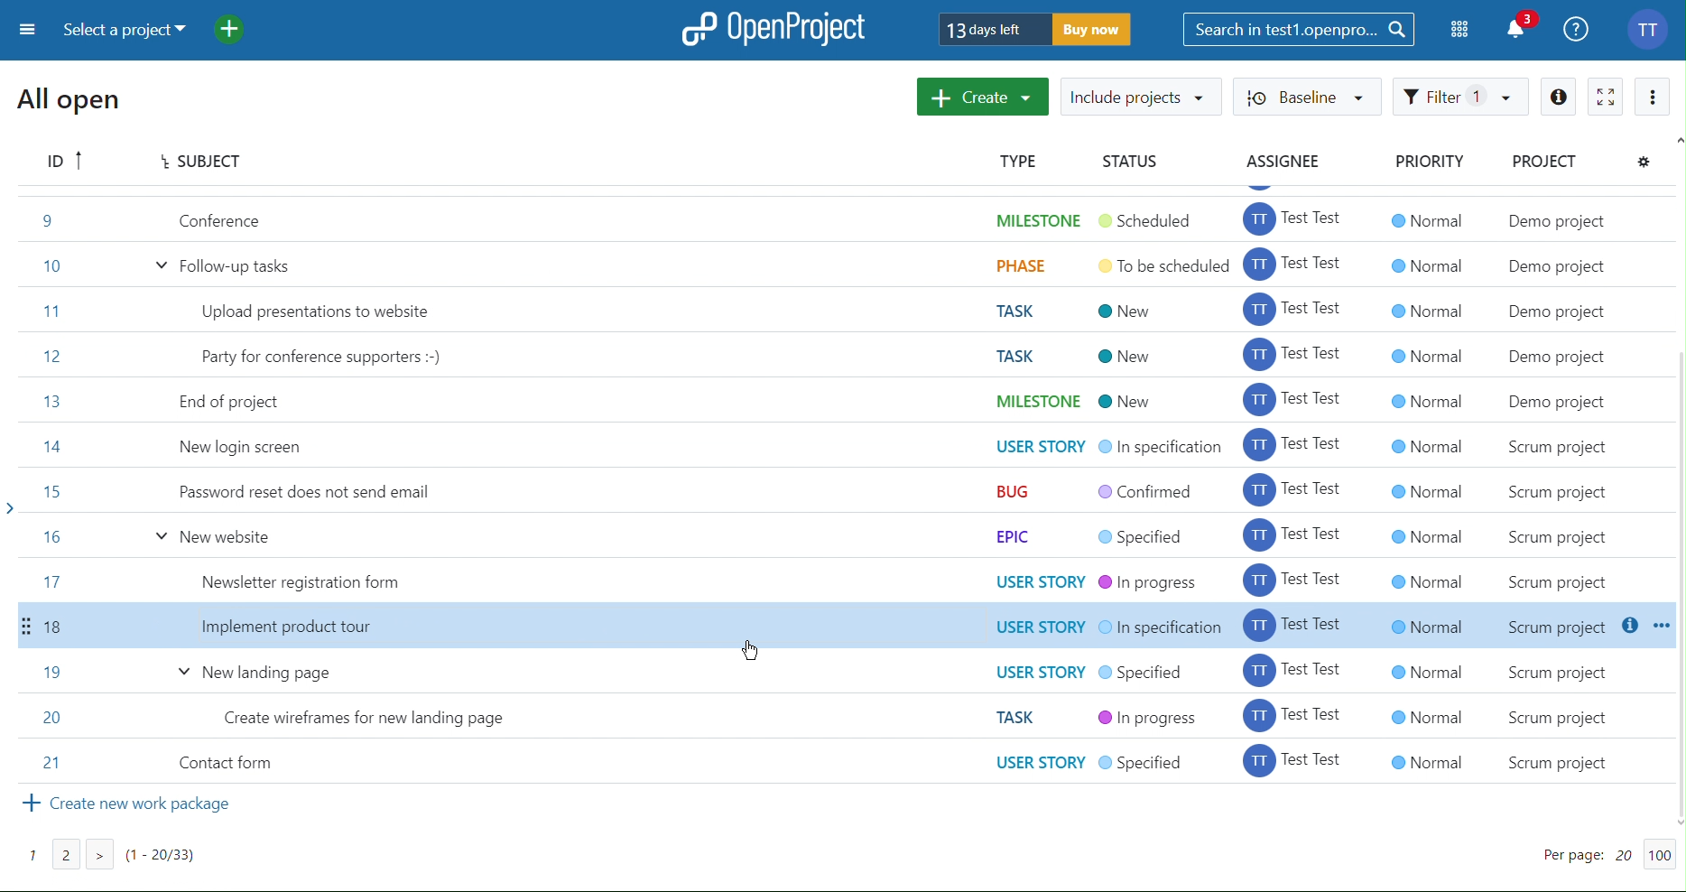 The width and height of the screenshot is (1686, 892). Describe the element at coordinates (1580, 486) in the screenshot. I see `Projects of Work Packages` at that location.